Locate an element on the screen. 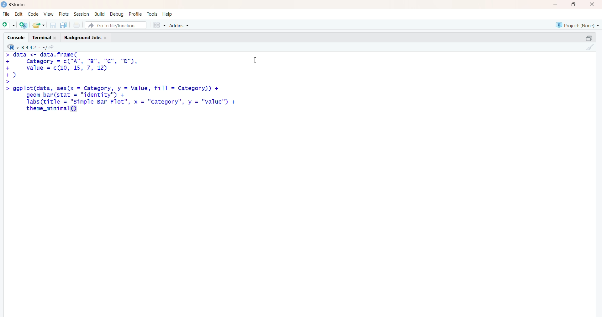 Image resolution: width=602 pixels, height=317 pixels. open an existing file is located at coordinates (38, 25).